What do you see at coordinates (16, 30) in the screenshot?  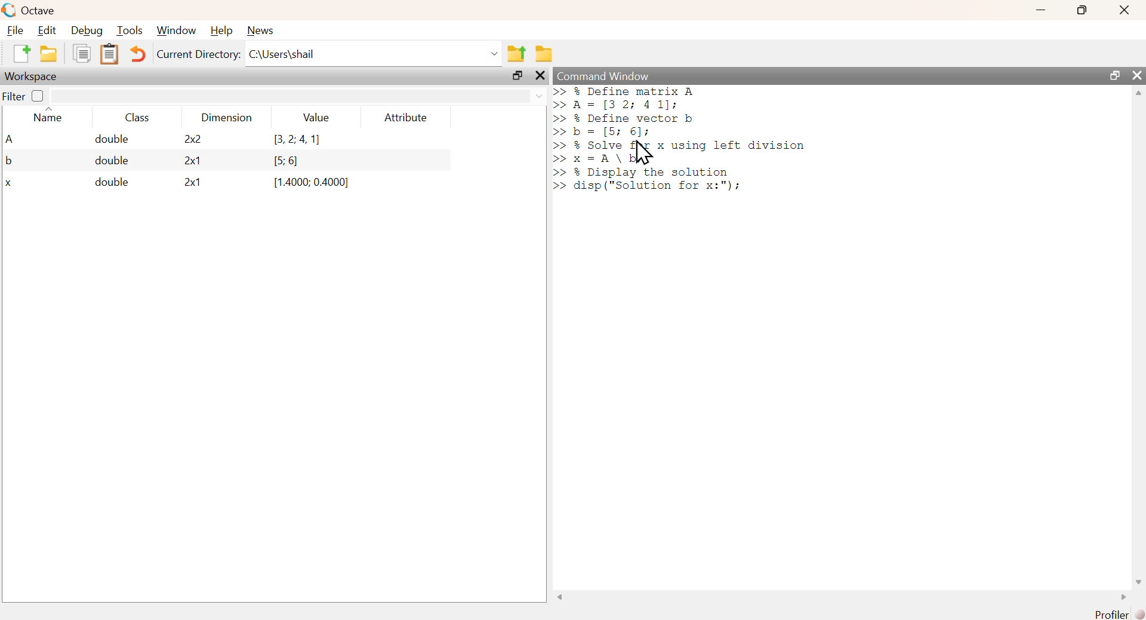 I see `file` at bounding box center [16, 30].